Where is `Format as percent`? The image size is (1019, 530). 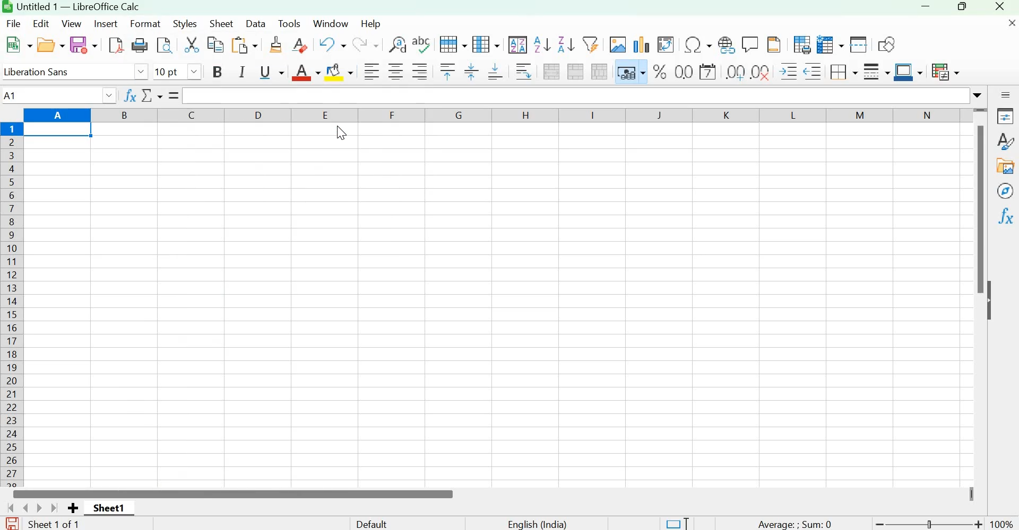
Format as percent is located at coordinates (660, 71).